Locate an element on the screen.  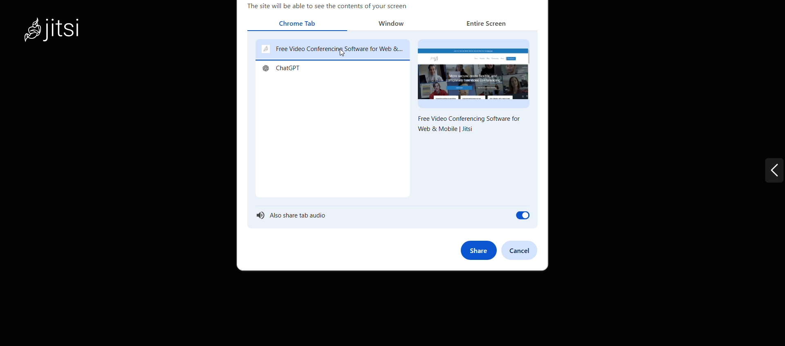
screen preview is located at coordinates (474, 73).